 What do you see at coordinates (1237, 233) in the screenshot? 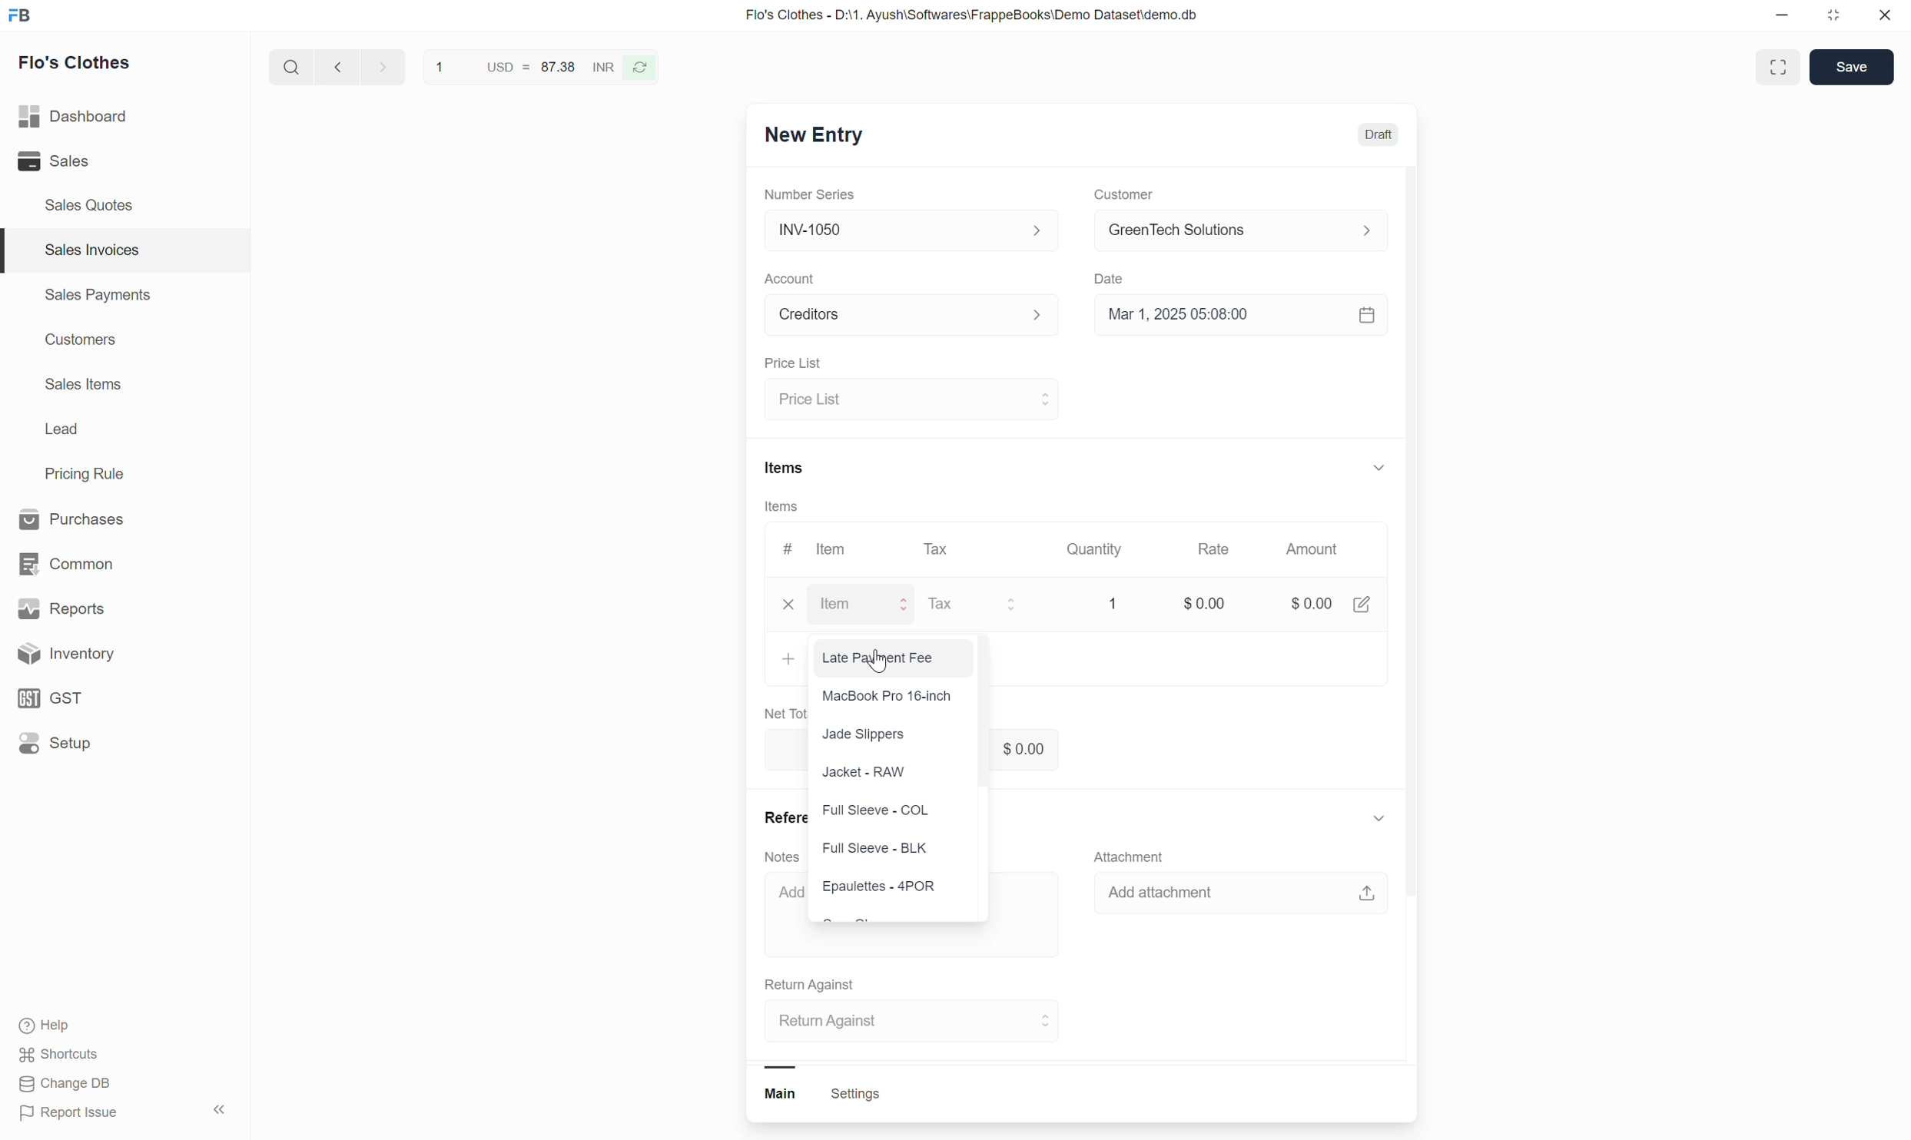
I see `select customer` at bounding box center [1237, 233].